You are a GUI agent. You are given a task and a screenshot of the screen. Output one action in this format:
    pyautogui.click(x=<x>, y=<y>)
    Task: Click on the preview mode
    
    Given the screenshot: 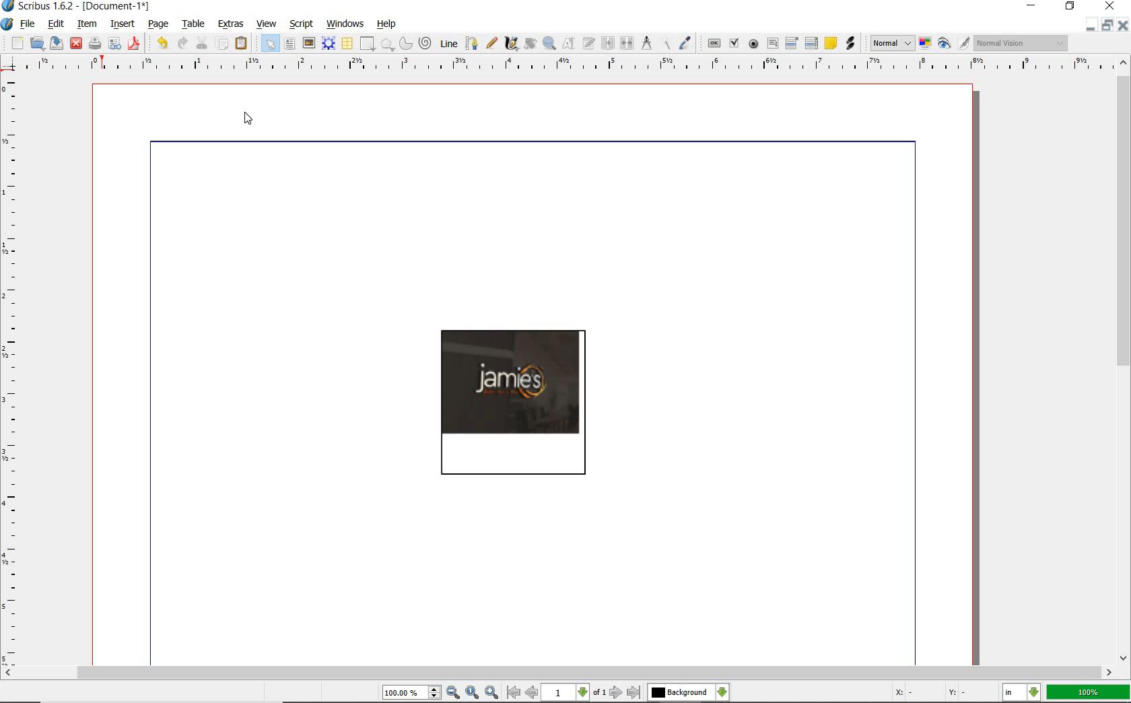 What is the action you would take?
    pyautogui.click(x=953, y=42)
    